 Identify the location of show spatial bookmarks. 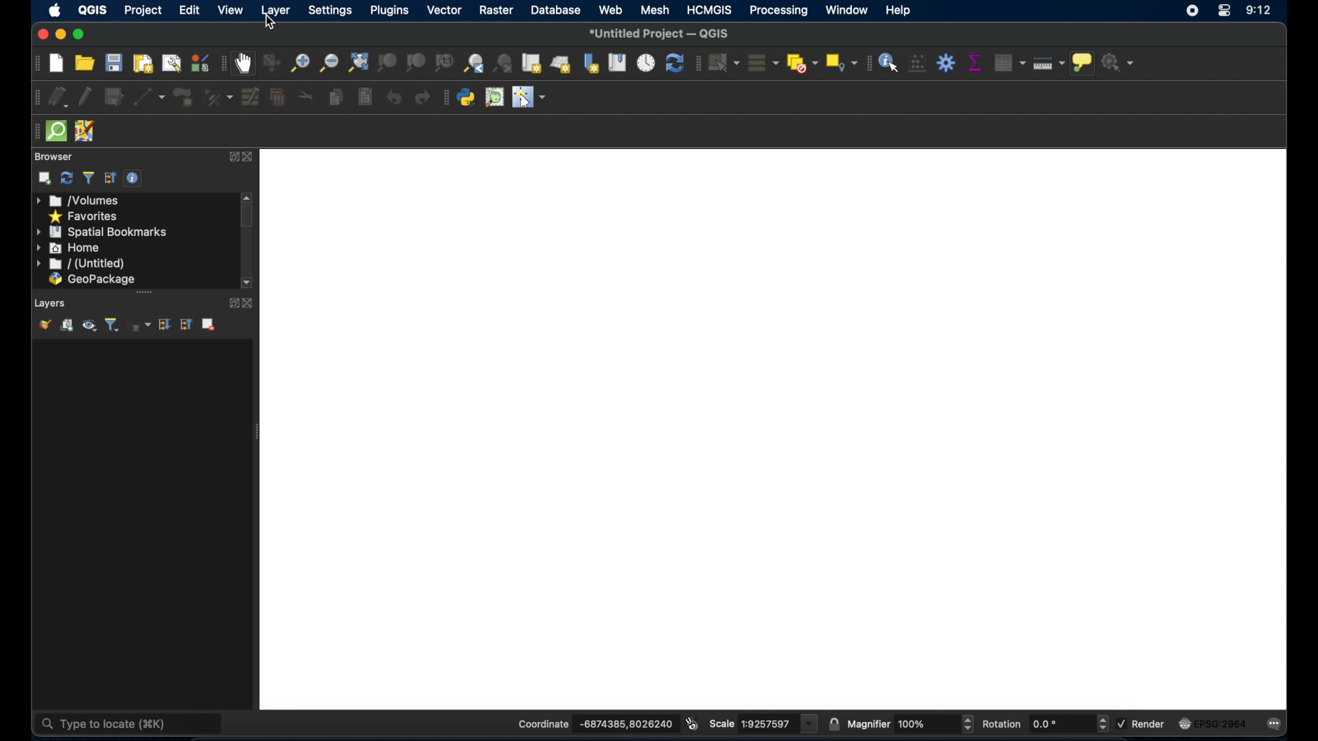
(616, 62).